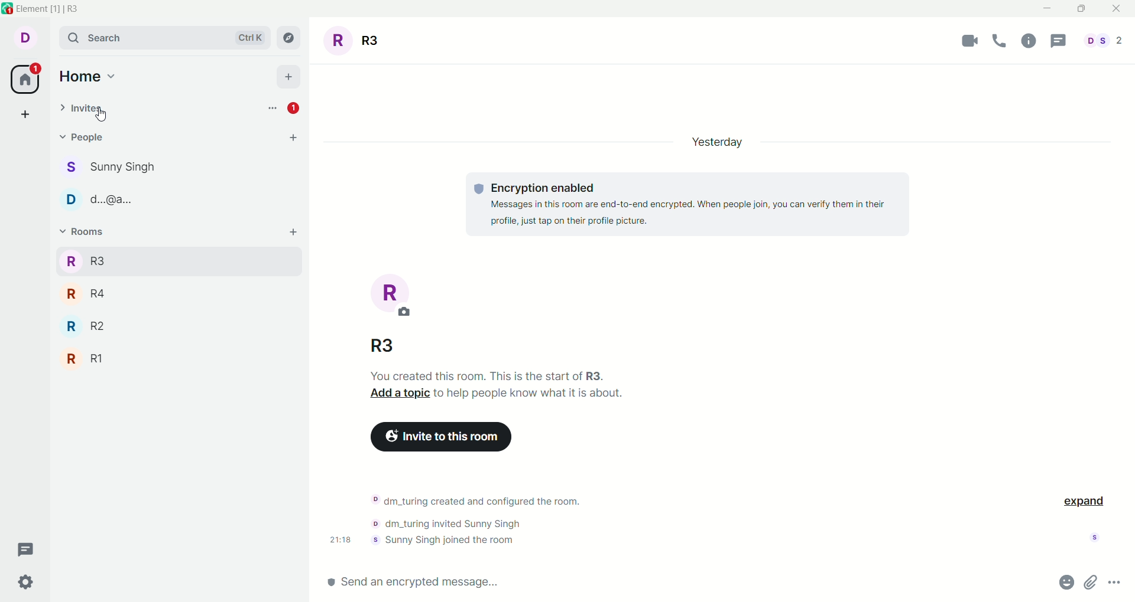  I want to click on minimize, so click(1049, 9).